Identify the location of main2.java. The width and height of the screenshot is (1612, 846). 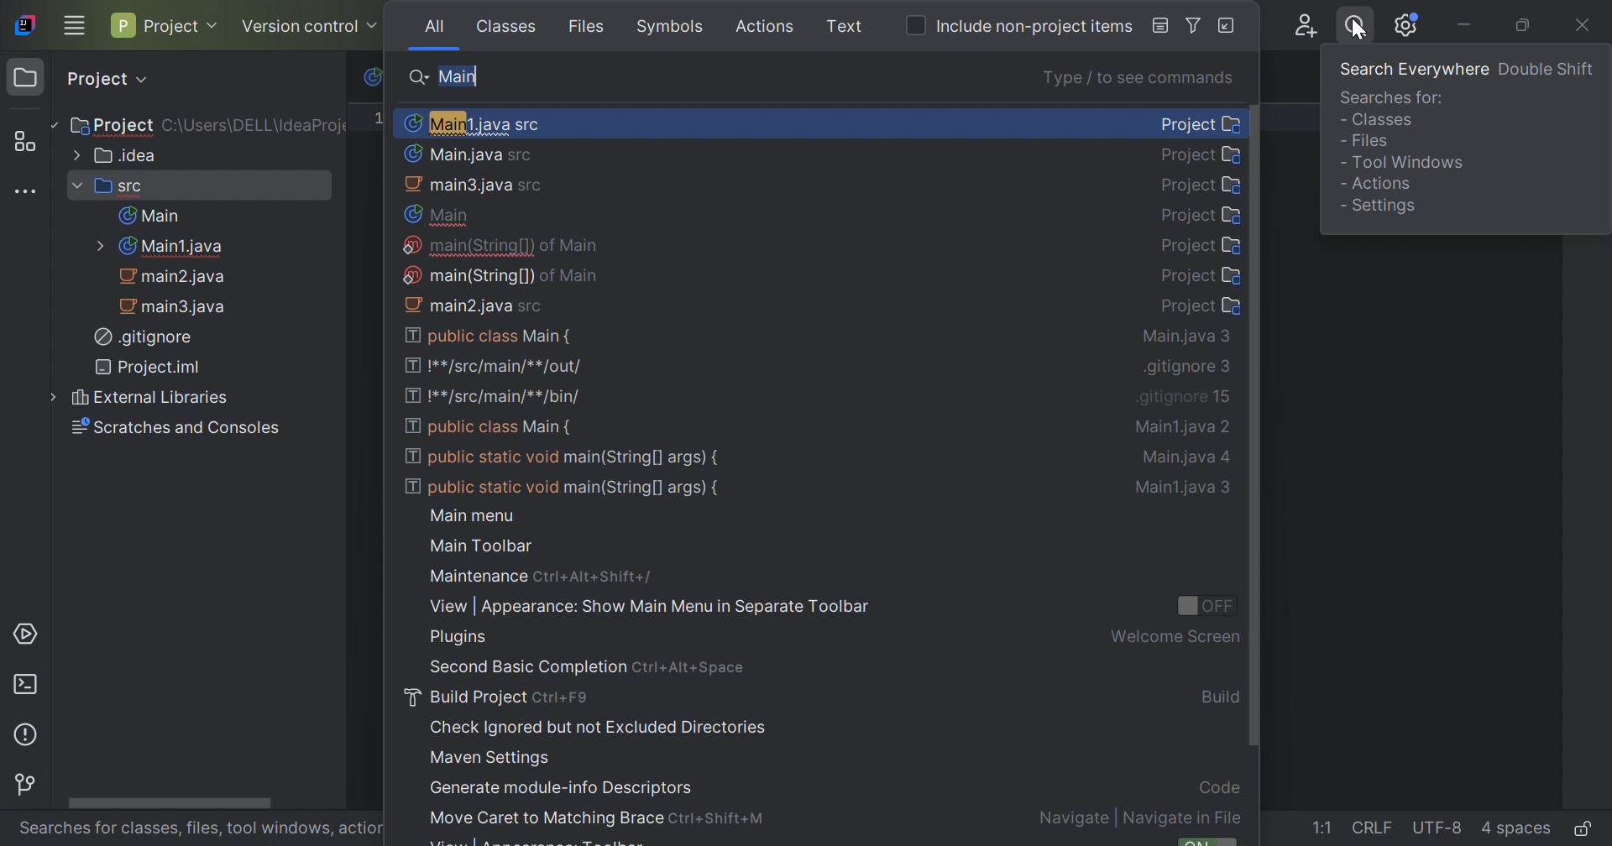
(176, 277).